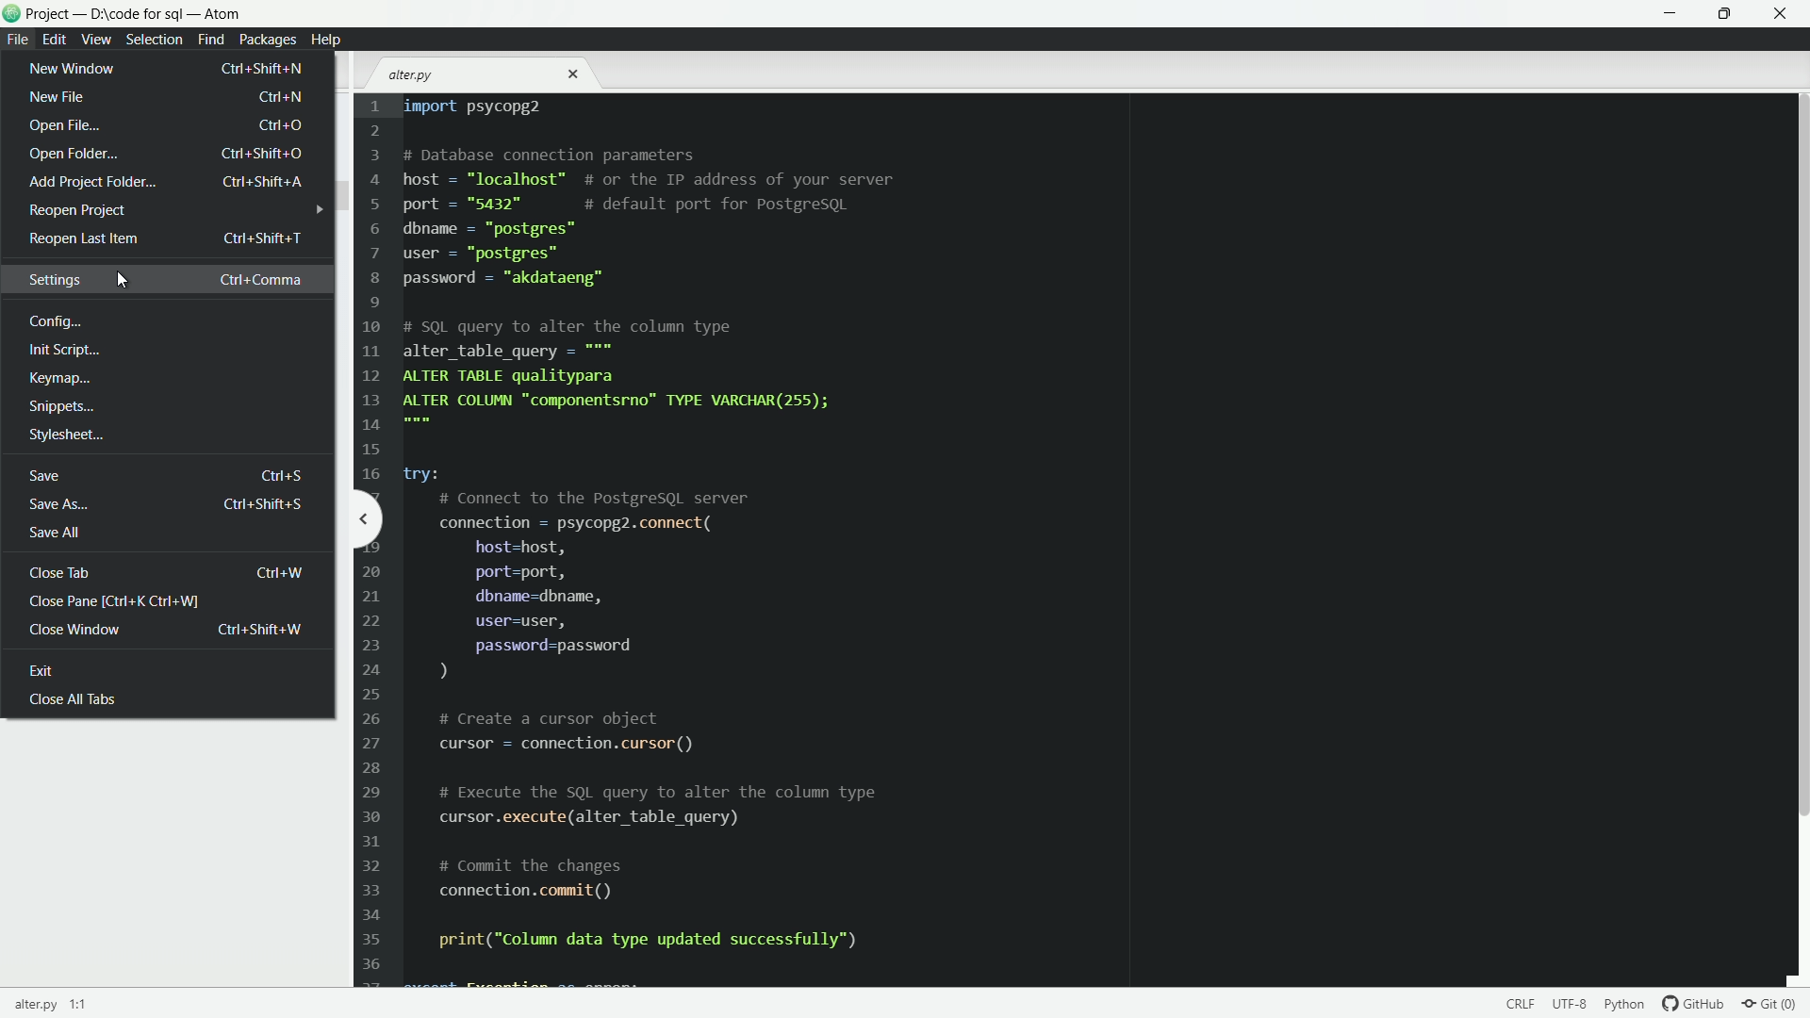 The height and width of the screenshot is (1018, 1810). I want to click on select end line of code sequence, so click(1571, 1003).